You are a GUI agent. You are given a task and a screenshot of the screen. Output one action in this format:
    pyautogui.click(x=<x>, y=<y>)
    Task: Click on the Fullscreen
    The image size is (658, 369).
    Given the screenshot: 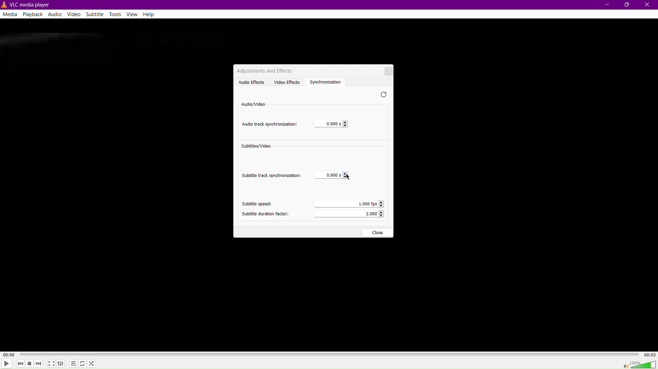 What is the action you would take?
    pyautogui.click(x=51, y=365)
    